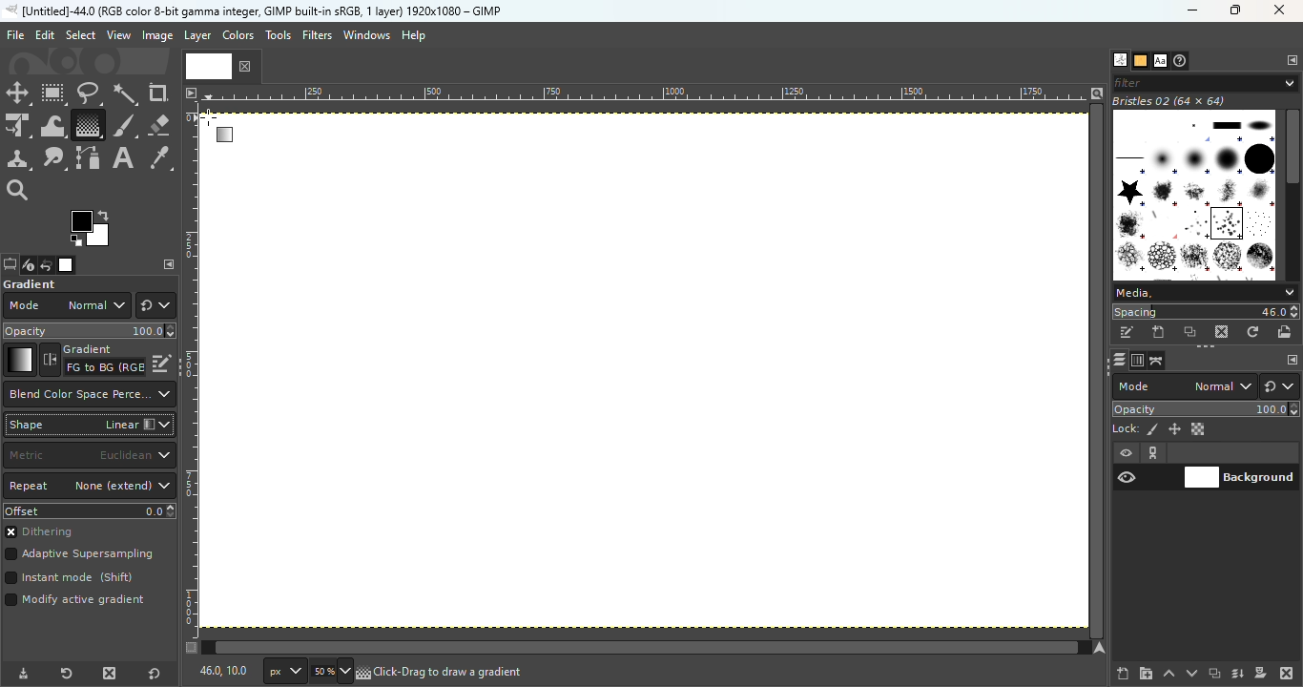  I want to click on Open the brushes dialog, so click(1120, 59).